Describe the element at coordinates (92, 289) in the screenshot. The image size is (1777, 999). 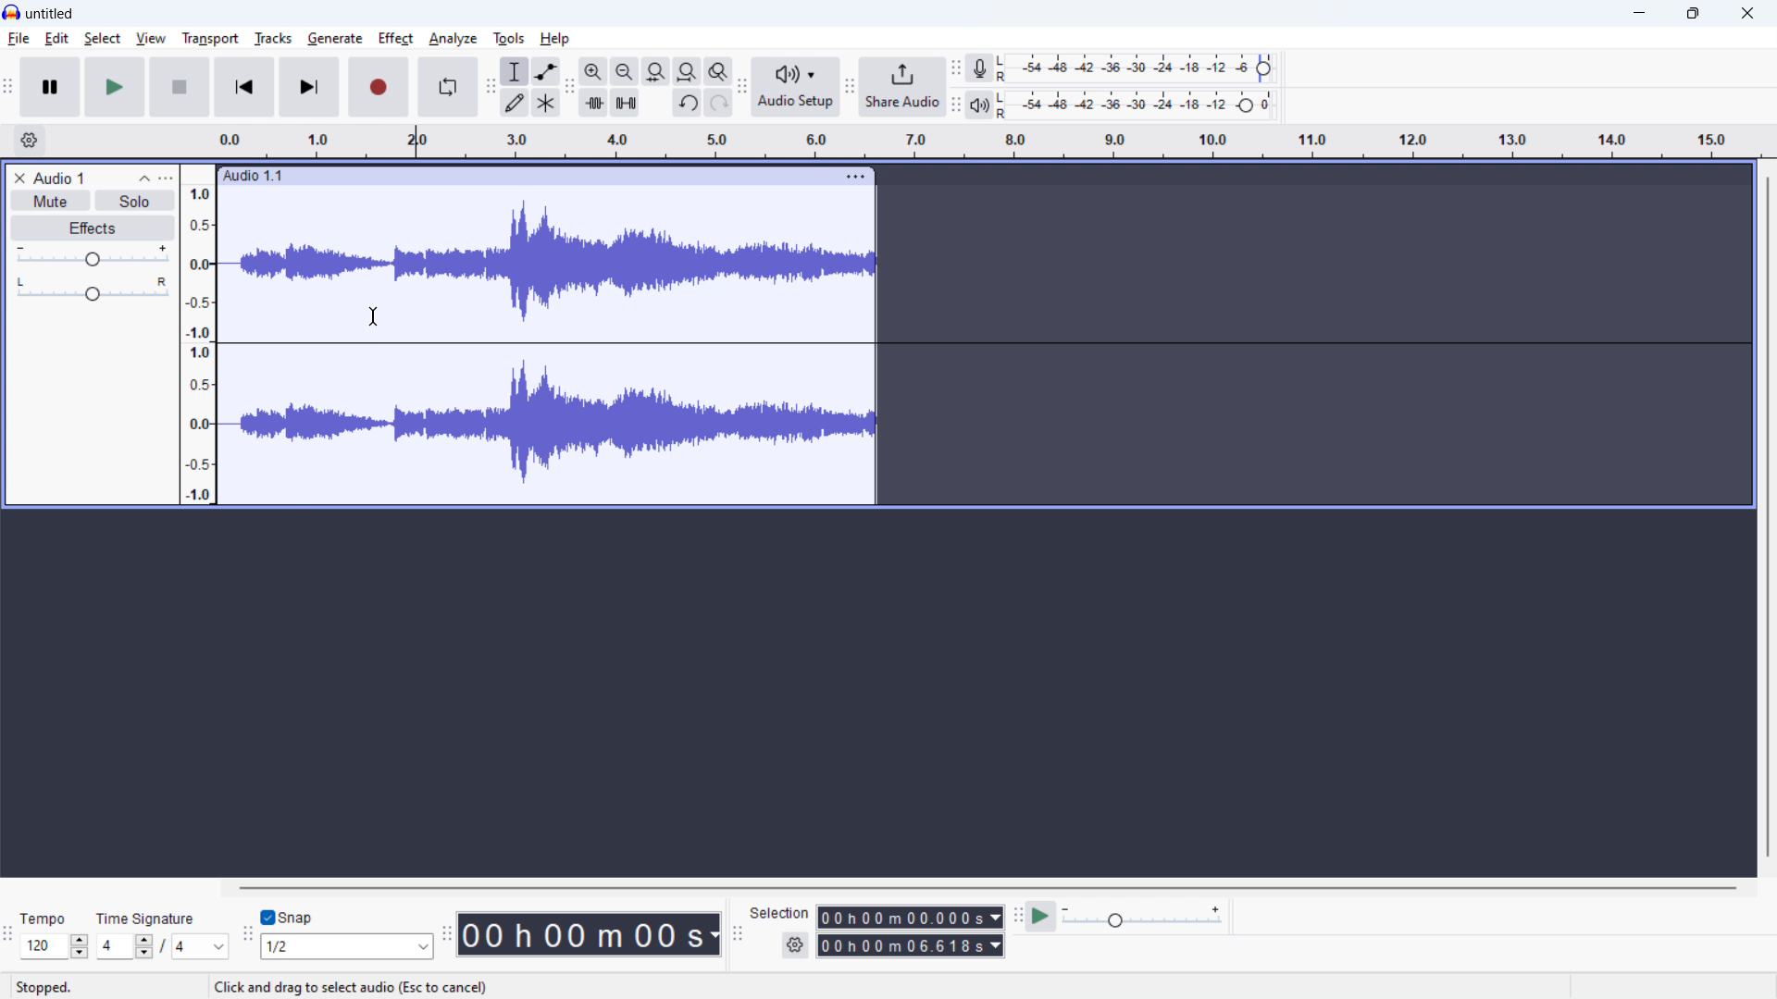
I see `pan` at that location.